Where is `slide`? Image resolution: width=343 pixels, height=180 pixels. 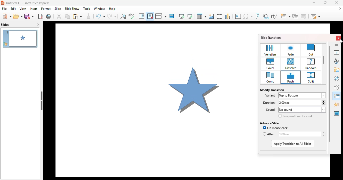 slide is located at coordinates (58, 9).